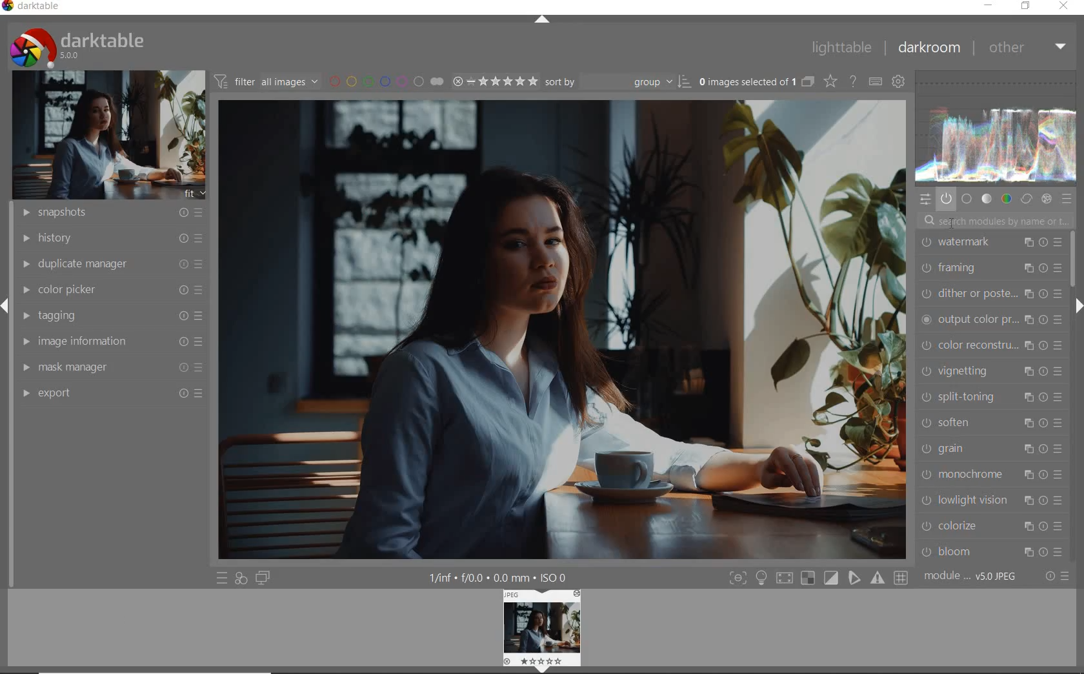 The height and width of the screenshot is (674, 1084). I want to click on mask manager, so click(112, 369).